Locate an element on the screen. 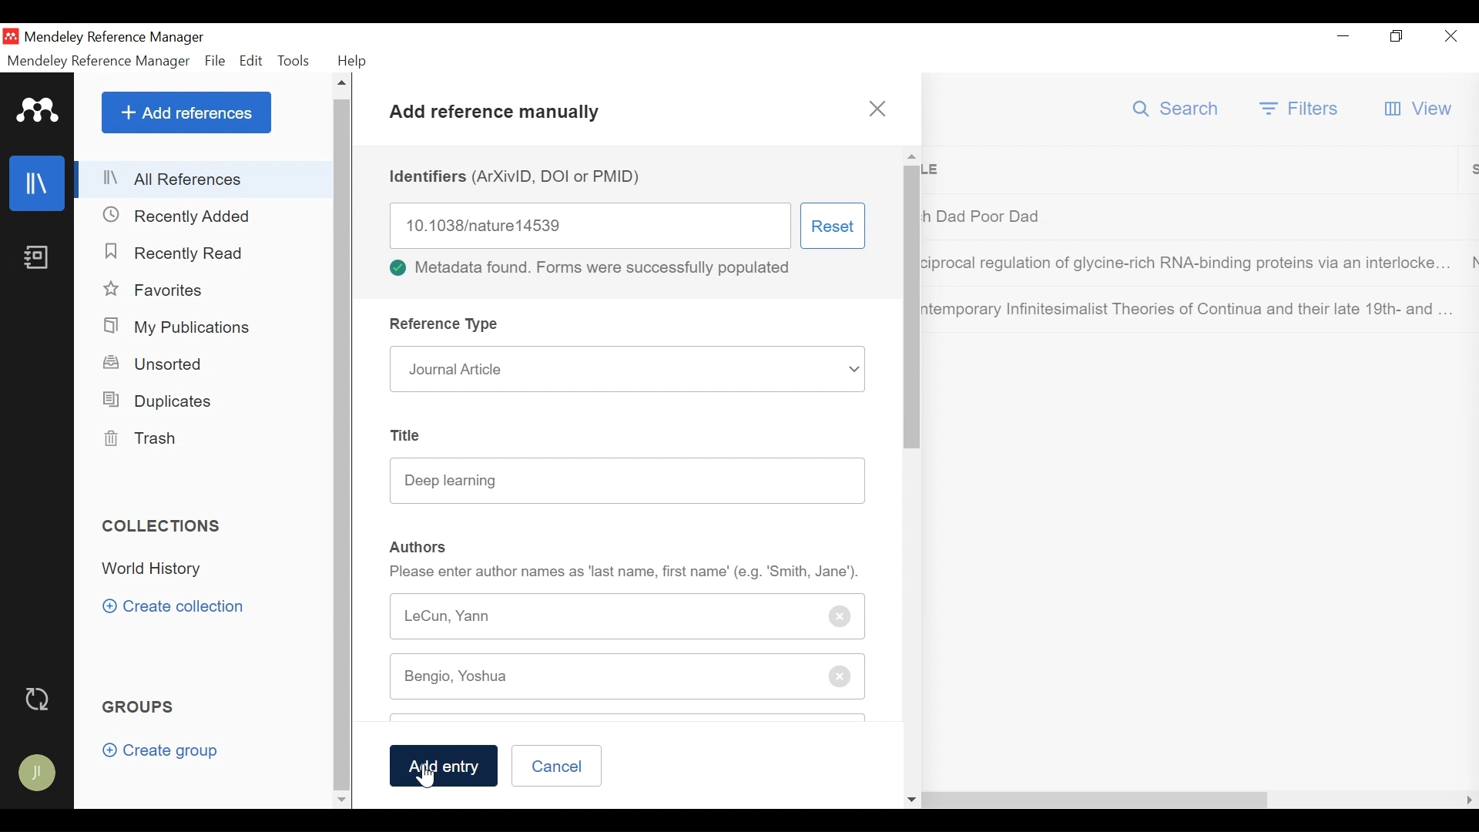 This screenshot has height=832, width=1479. Mendeley Logo is located at coordinates (38, 110).